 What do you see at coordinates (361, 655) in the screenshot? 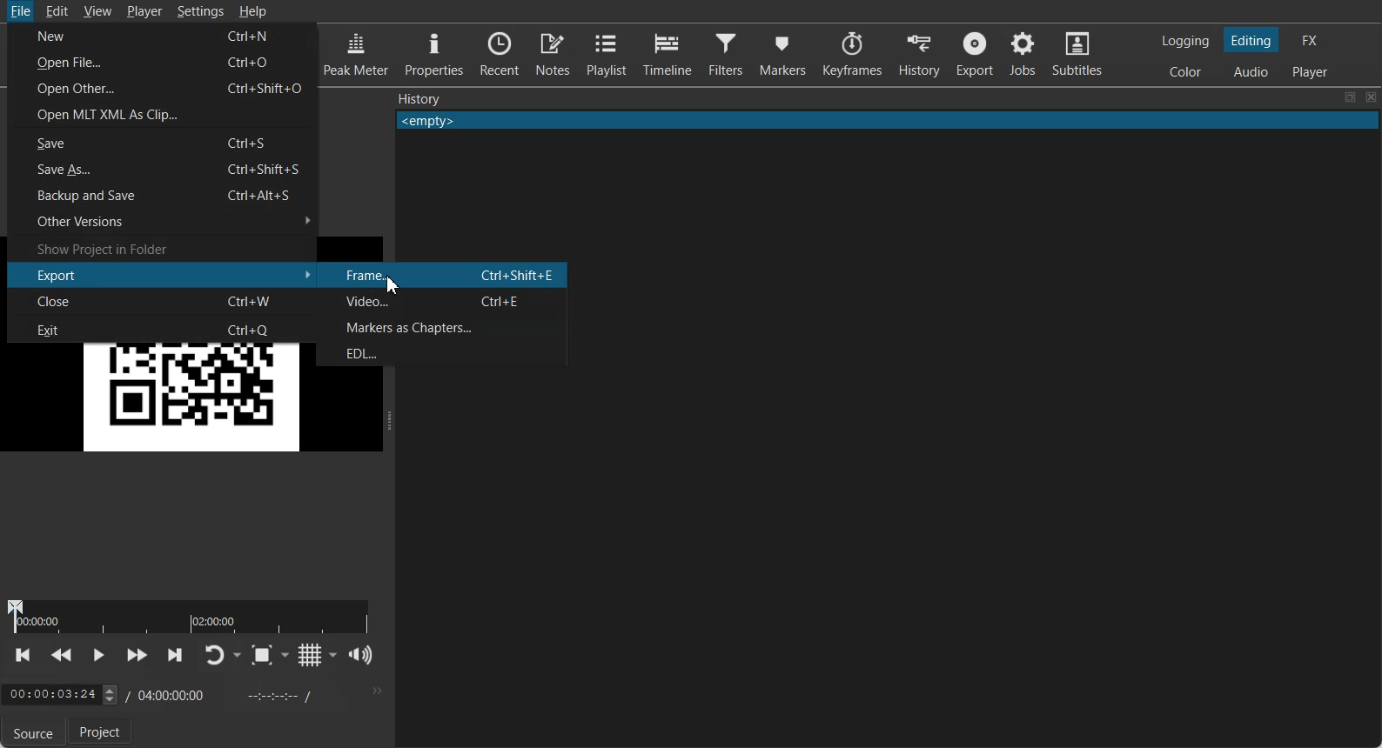
I see `Show volume control` at bounding box center [361, 655].